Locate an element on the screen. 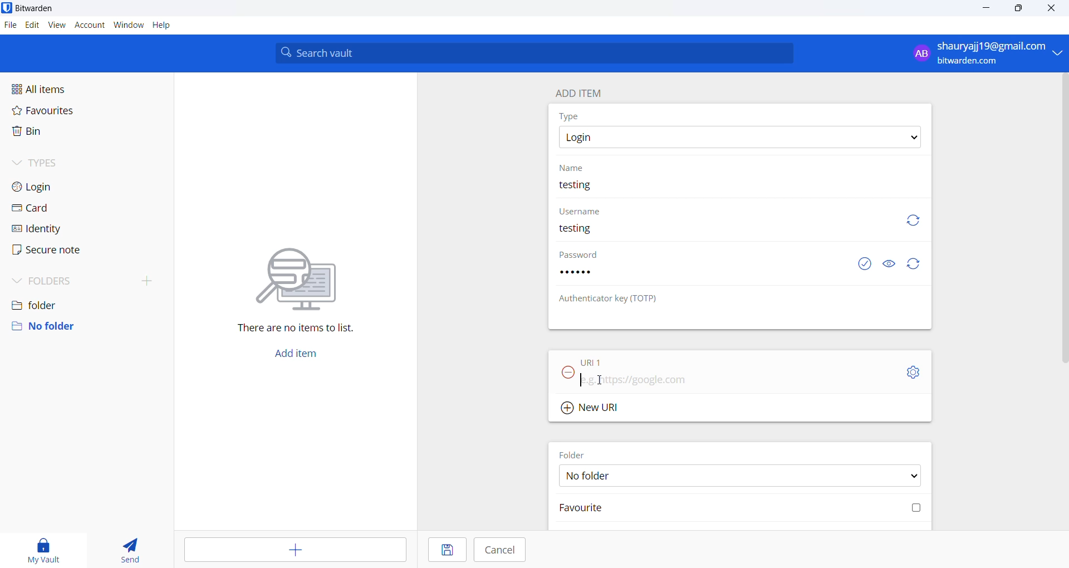  URL input is located at coordinates (724, 383).